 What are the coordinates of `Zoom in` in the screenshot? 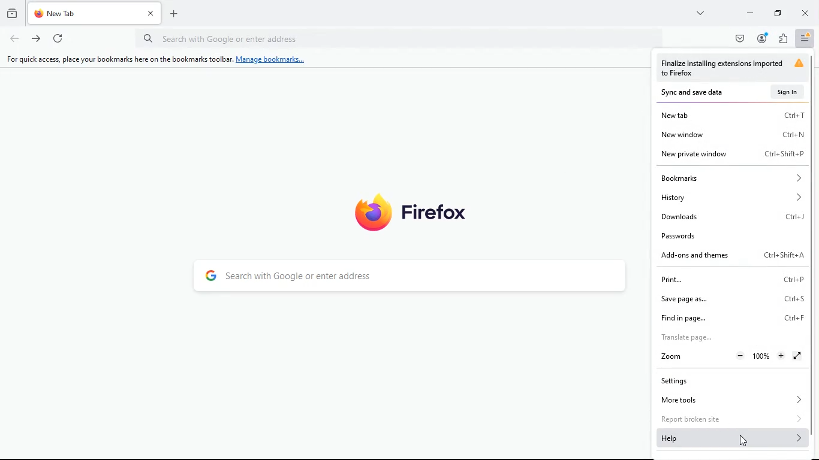 It's located at (781, 356).